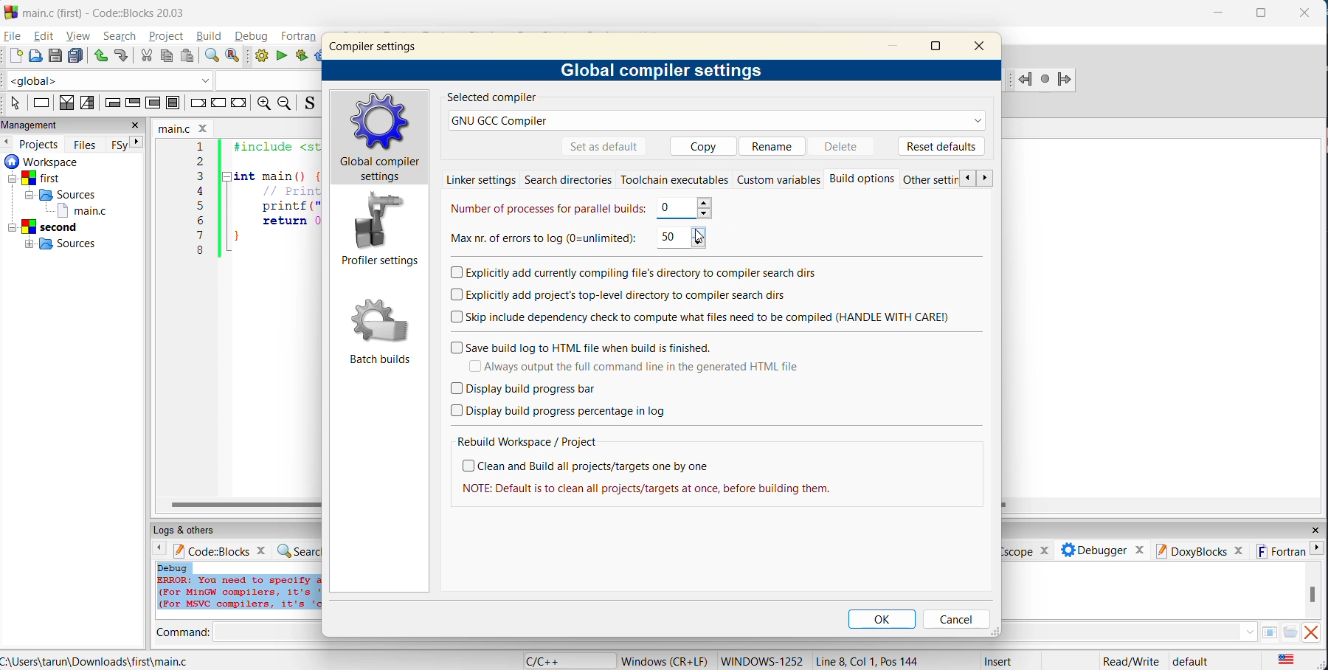 This screenshot has width=1328, height=670. What do you see at coordinates (781, 180) in the screenshot?
I see `custom variables` at bounding box center [781, 180].